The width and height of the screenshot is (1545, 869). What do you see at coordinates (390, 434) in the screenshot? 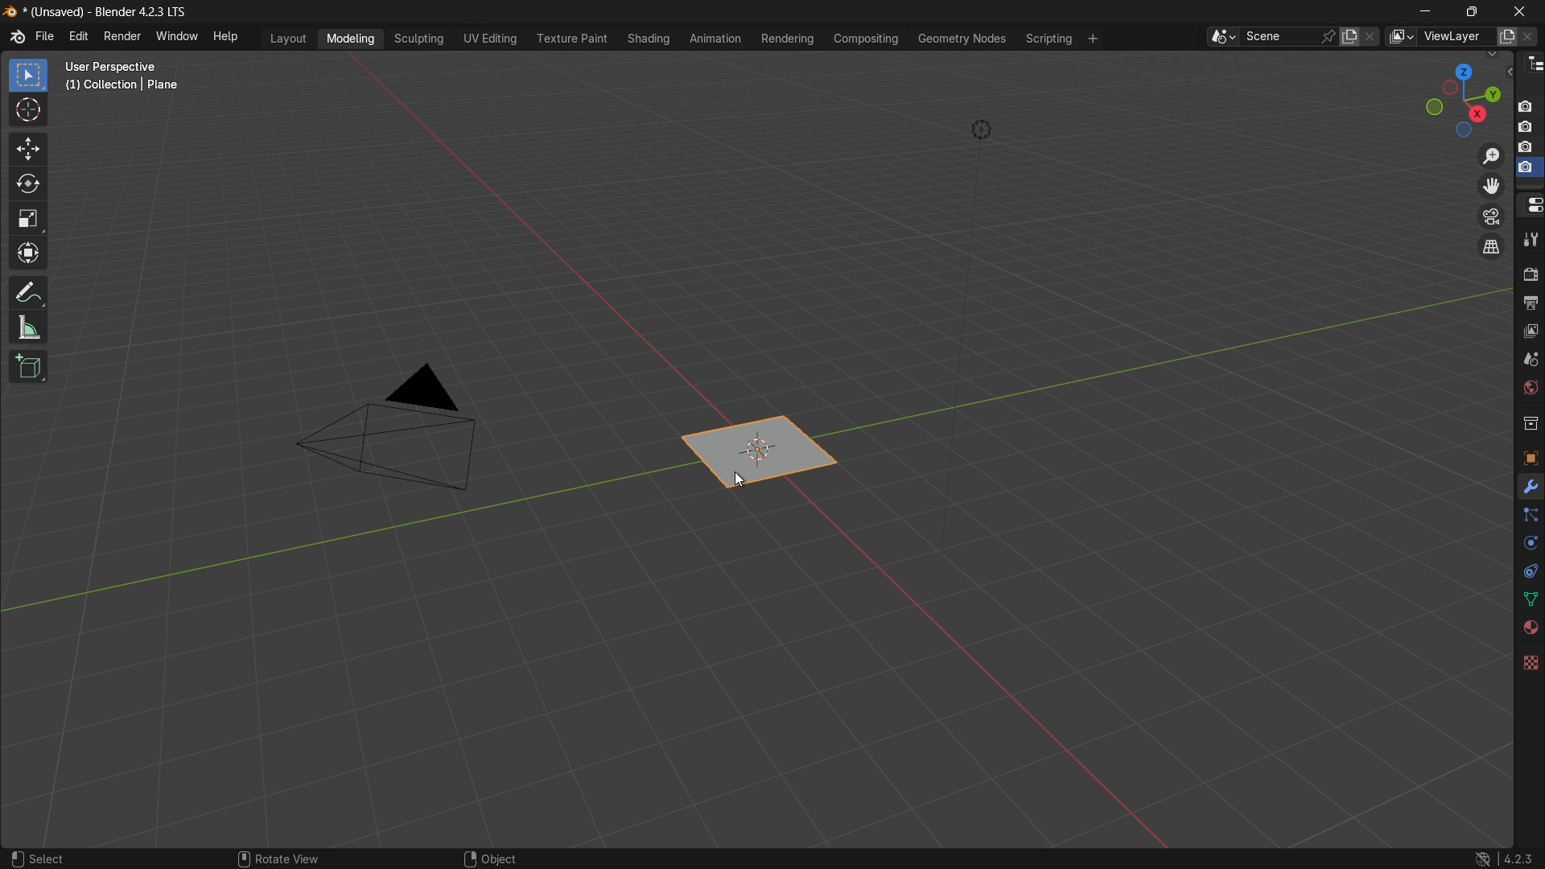
I see `camera` at bounding box center [390, 434].